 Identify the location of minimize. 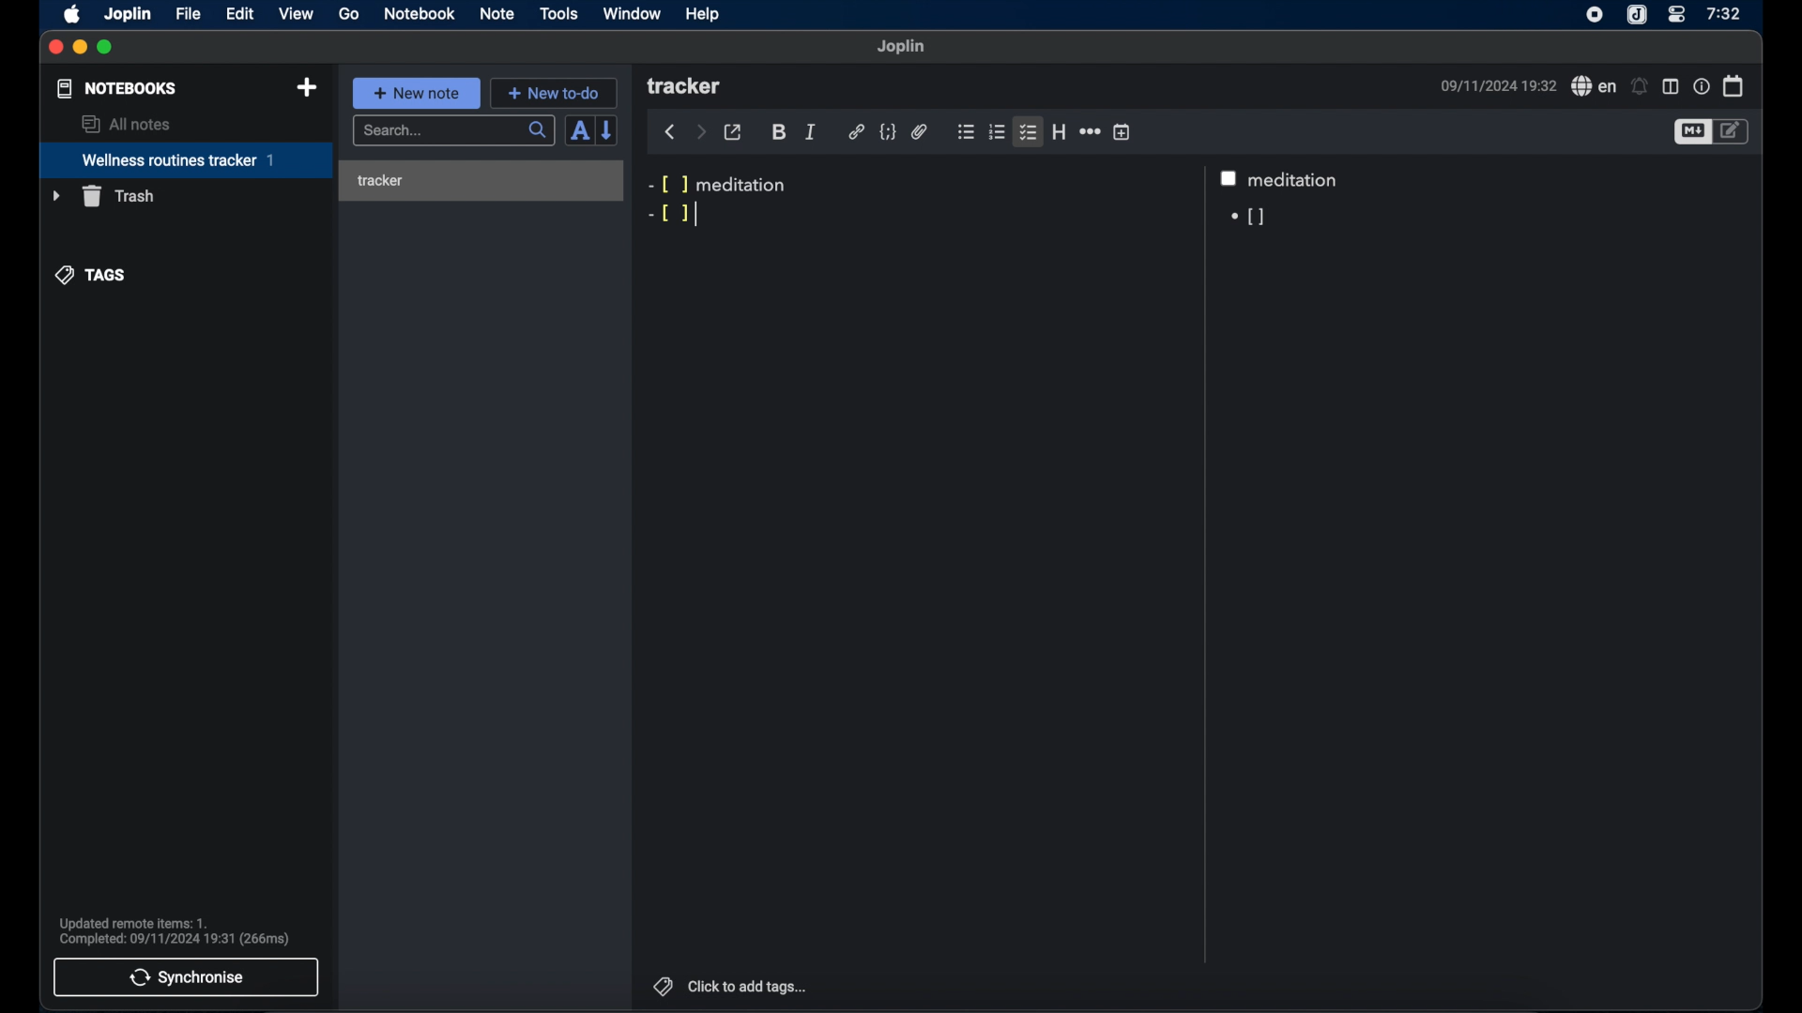
(81, 48).